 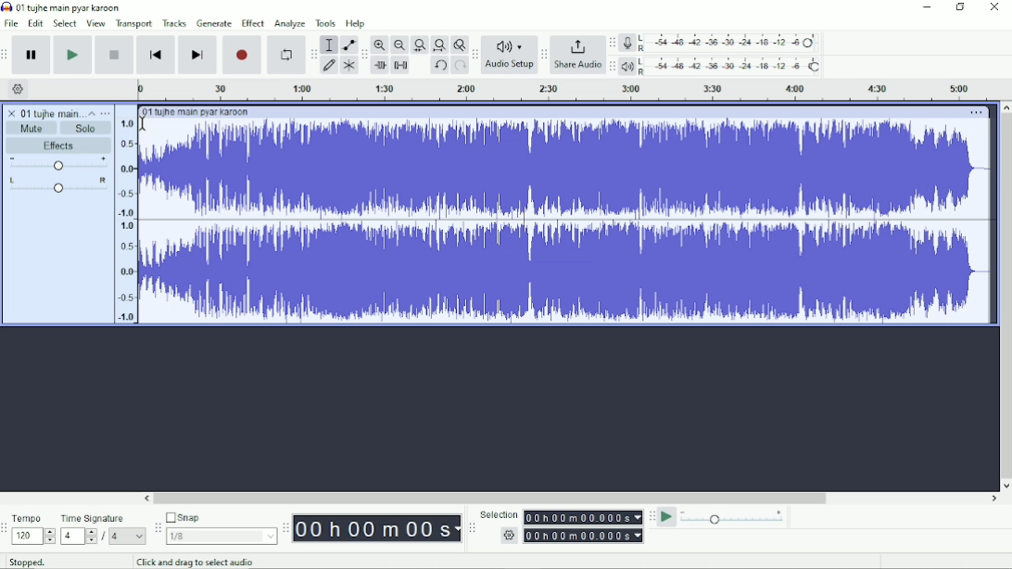 I want to click on 00 h 00 m 00.00s, so click(x=584, y=517).